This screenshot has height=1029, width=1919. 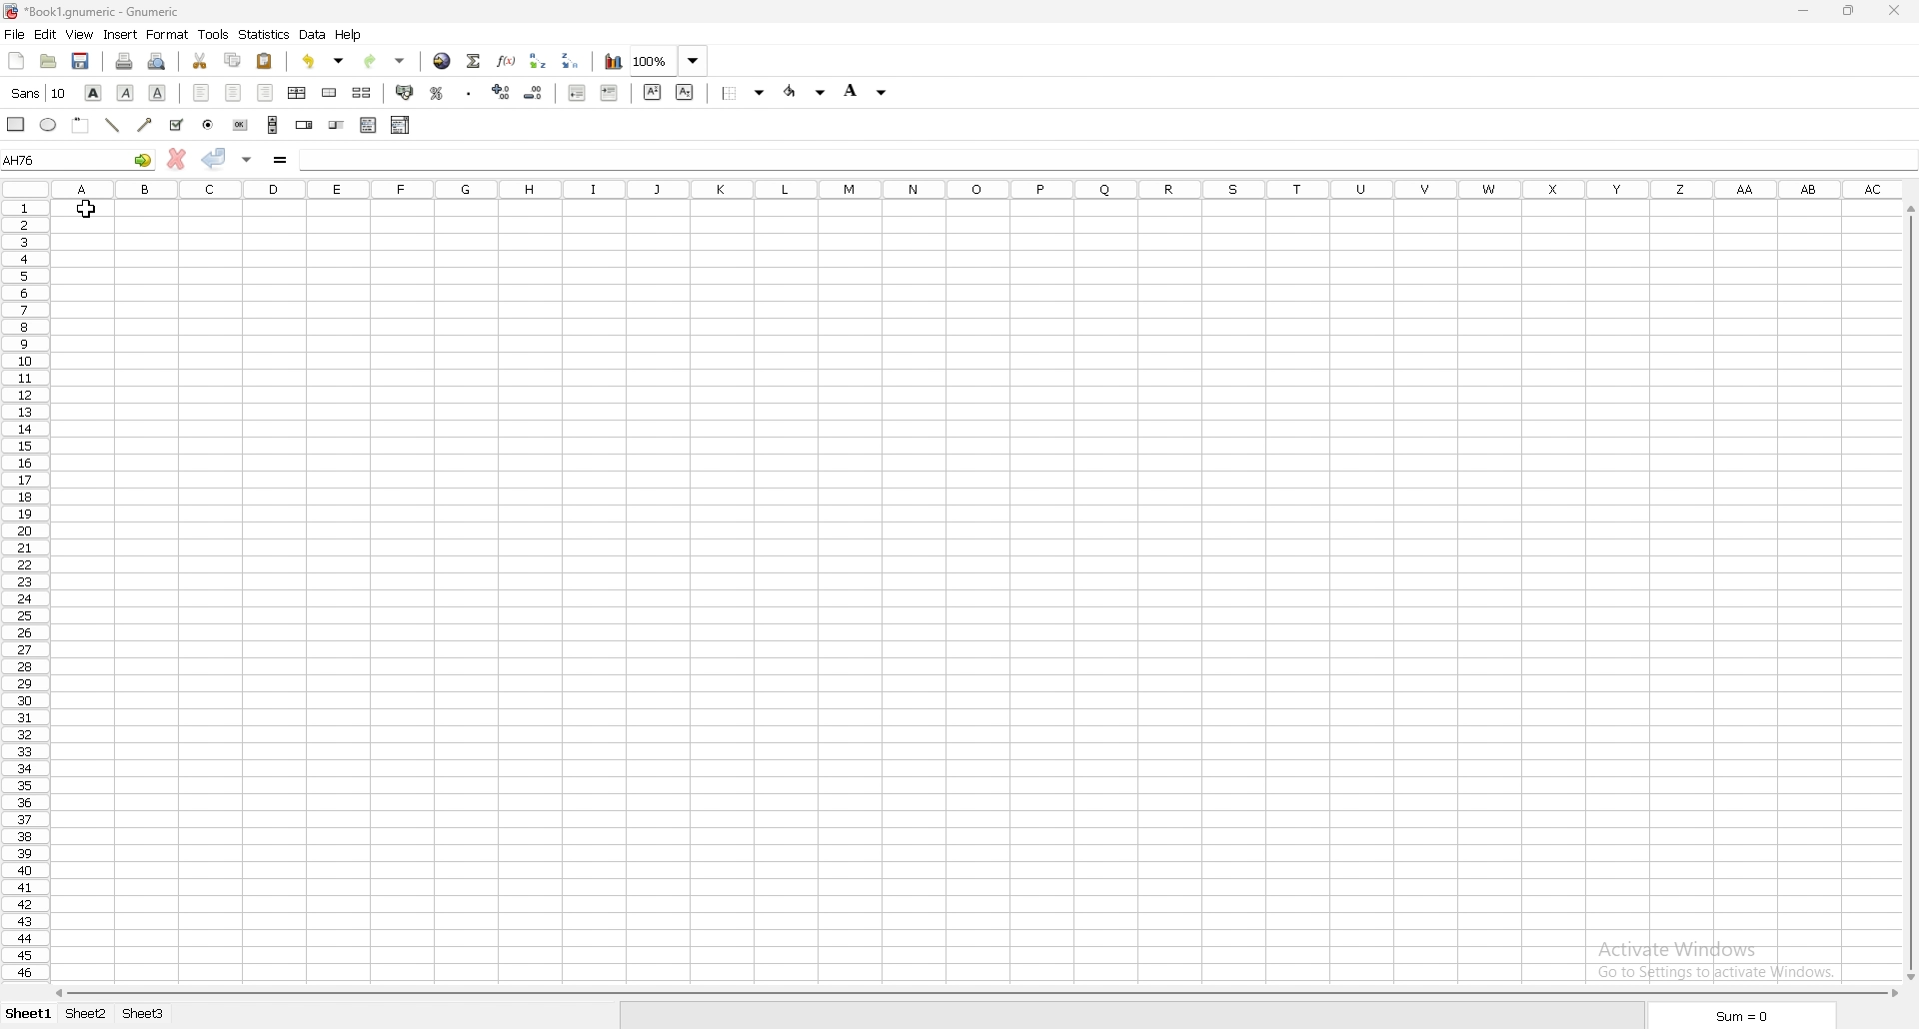 I want to click on line, so click(x=114, y=125).